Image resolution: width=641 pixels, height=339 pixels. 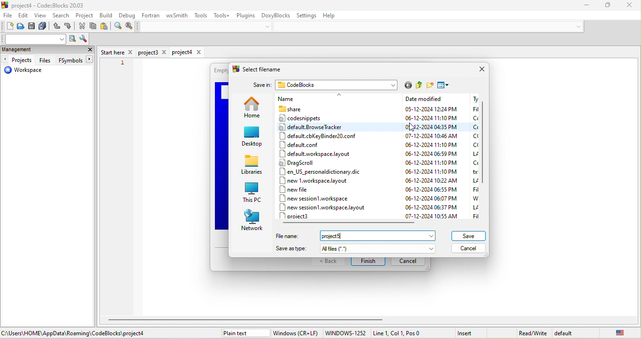 I want to click on go to last folder visit, so click(x=406, y=85).